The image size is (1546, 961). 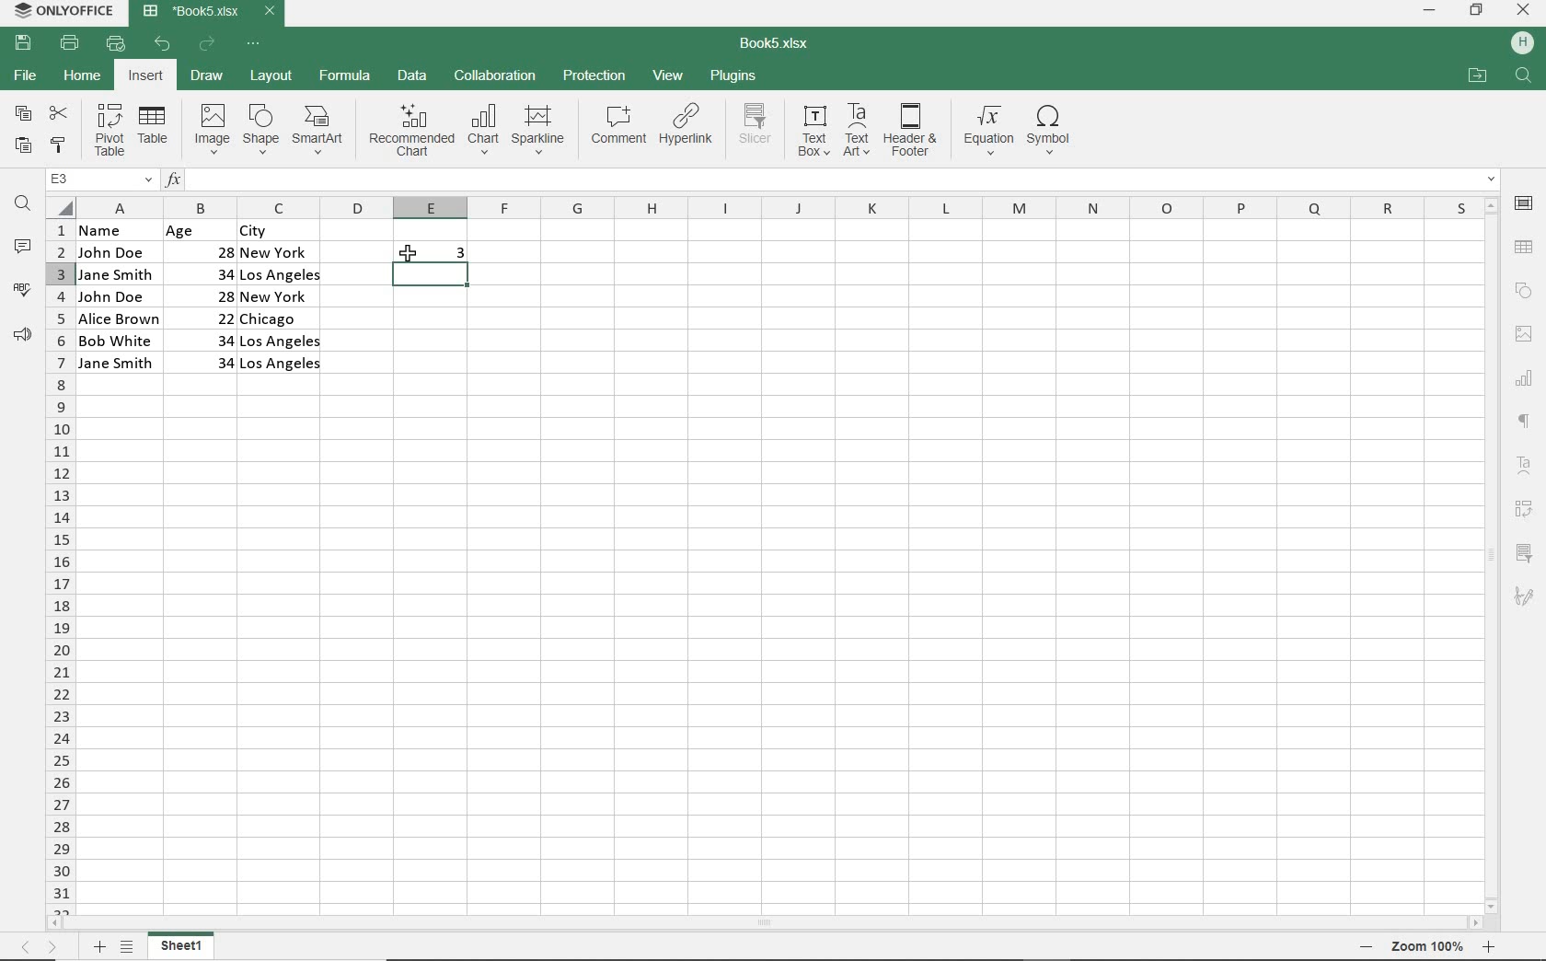 I want to click on CITY, so click(x=282, y=231).